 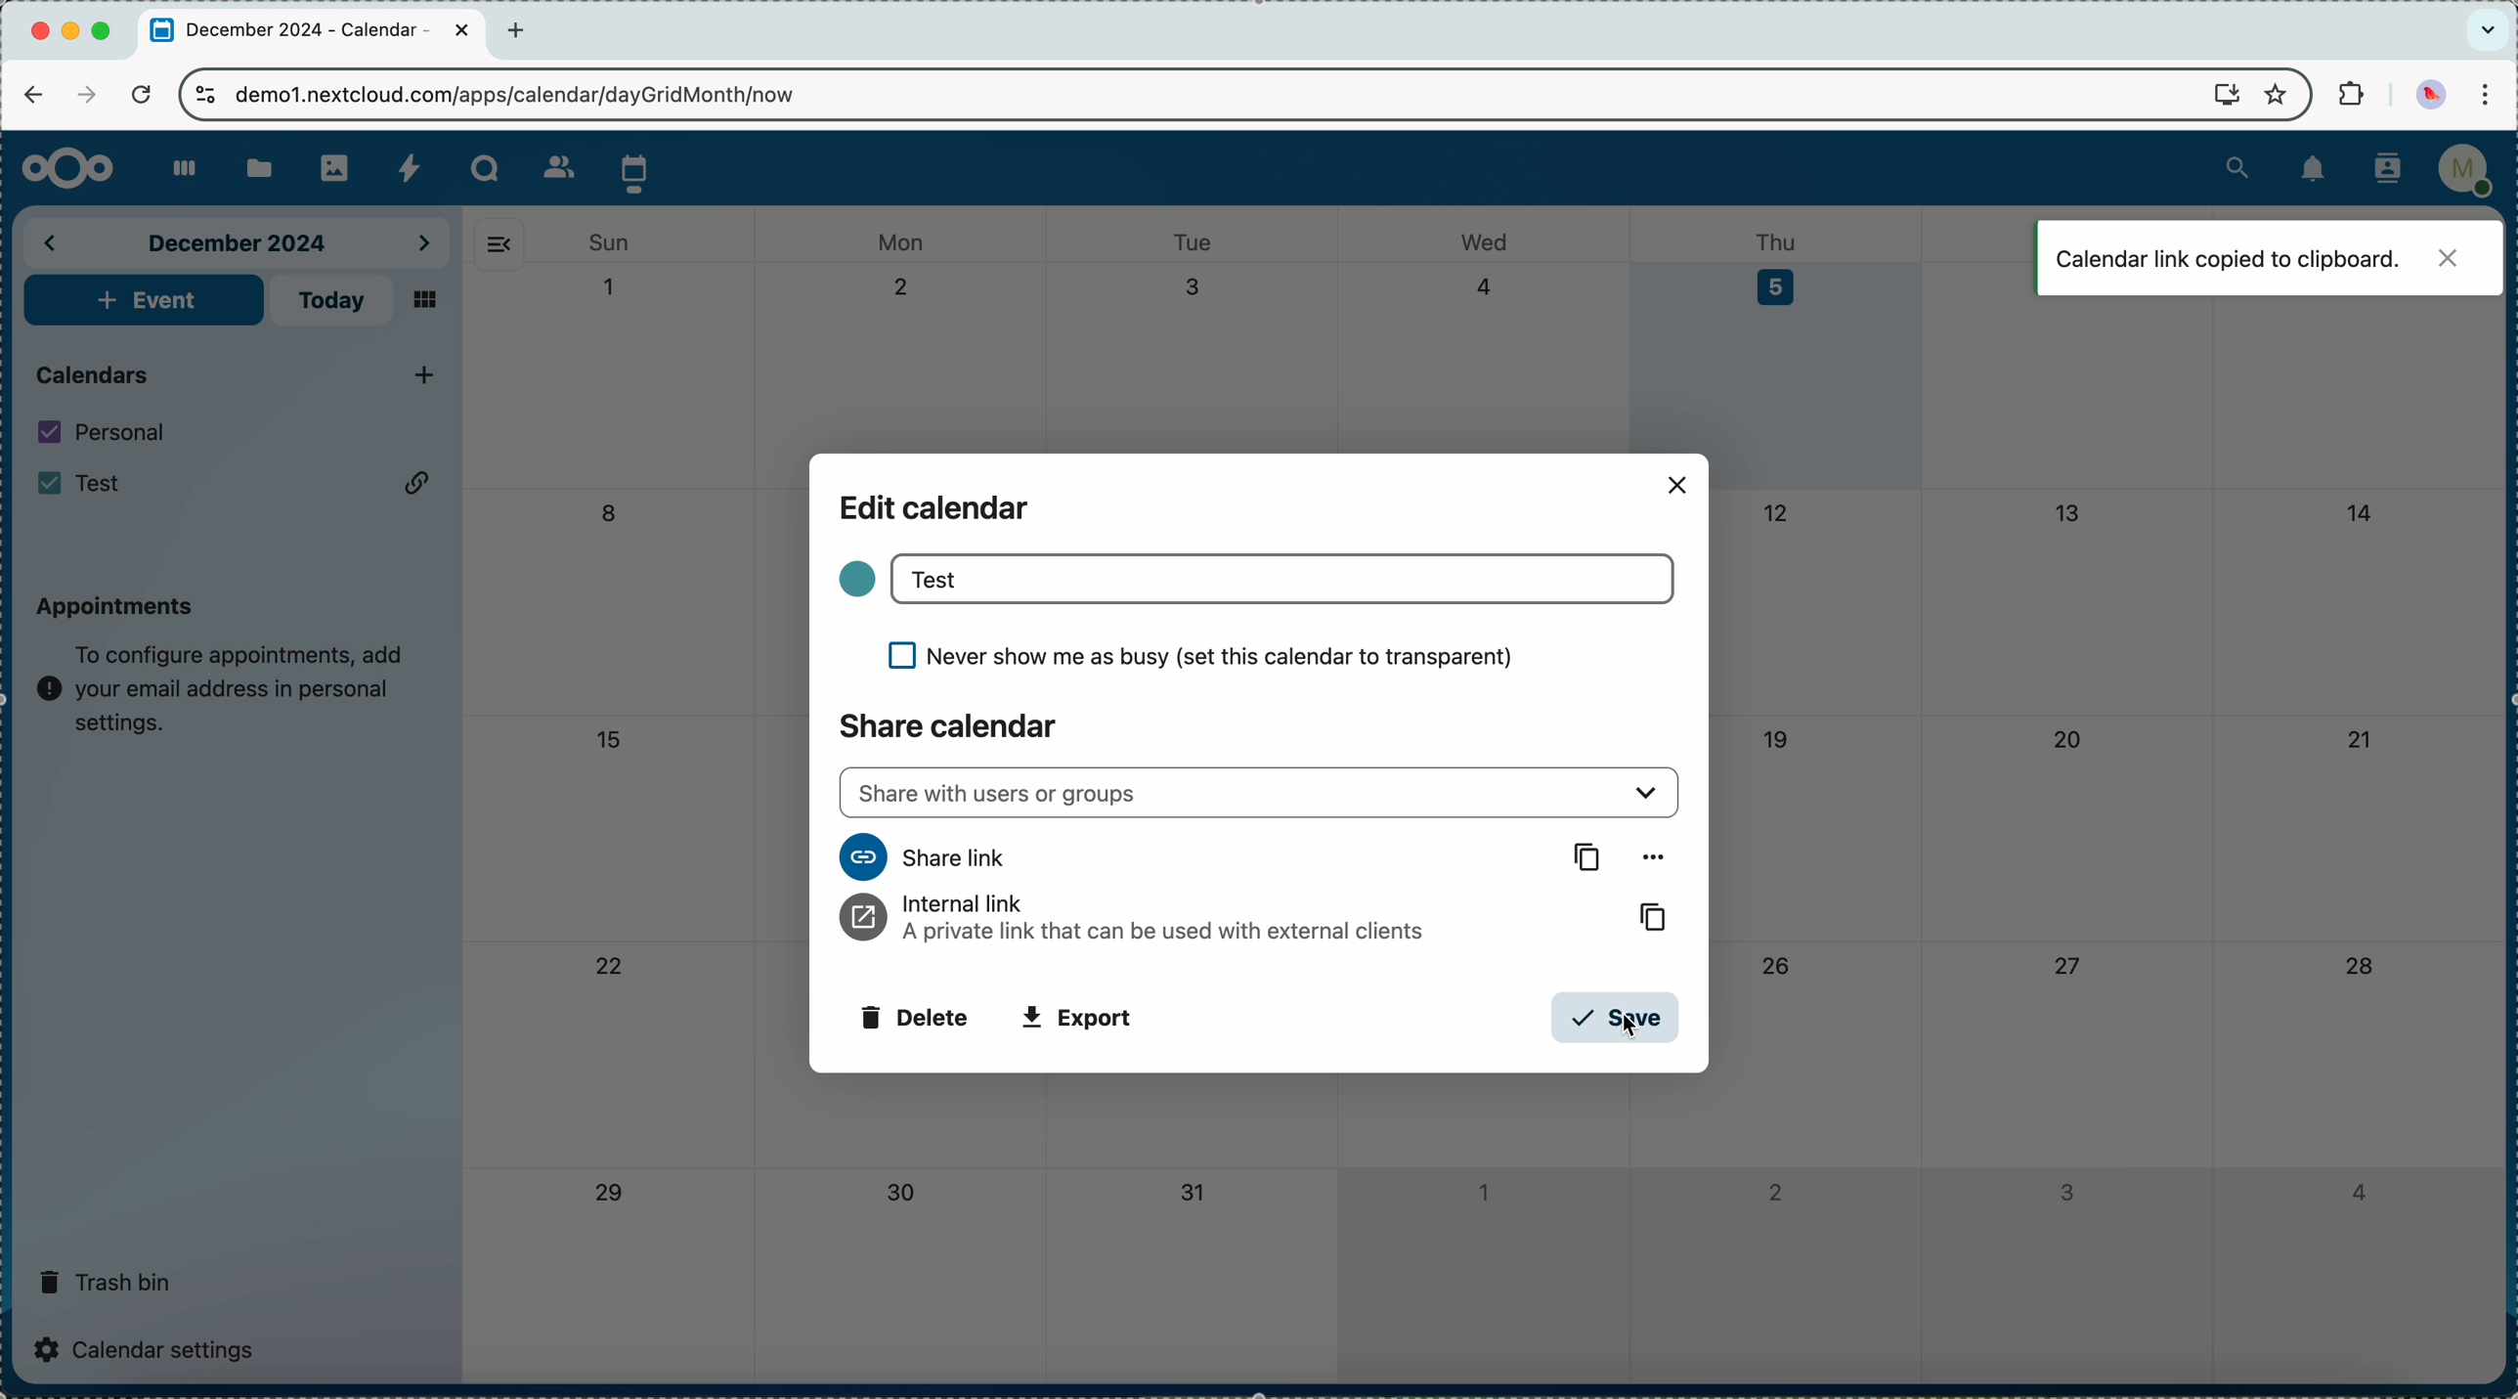 What do you see at coordinates (607, 739) in the screenshot?
I see `15` at bounding box center [607, 739].